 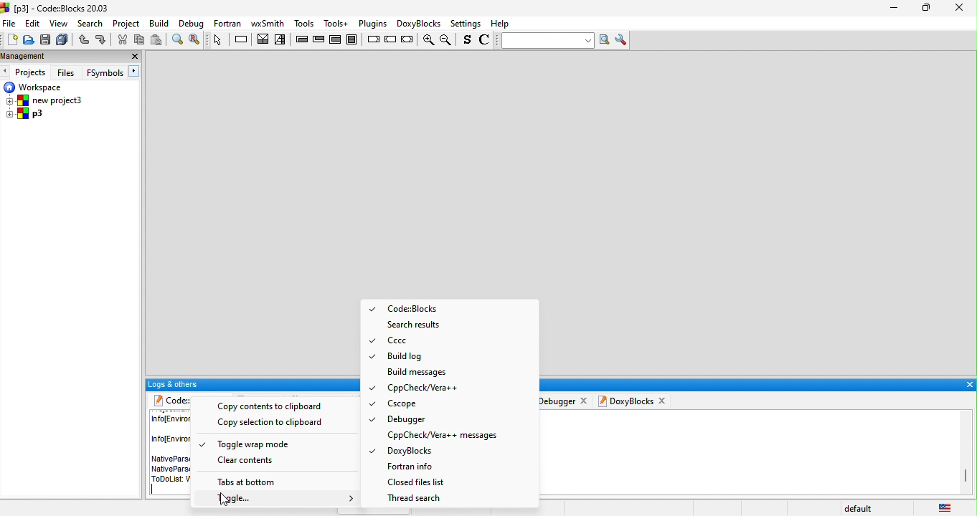 What do you see at coordinates (371, 24) in the screenshot?
I see `plugins` at bounding box center [371, 24].